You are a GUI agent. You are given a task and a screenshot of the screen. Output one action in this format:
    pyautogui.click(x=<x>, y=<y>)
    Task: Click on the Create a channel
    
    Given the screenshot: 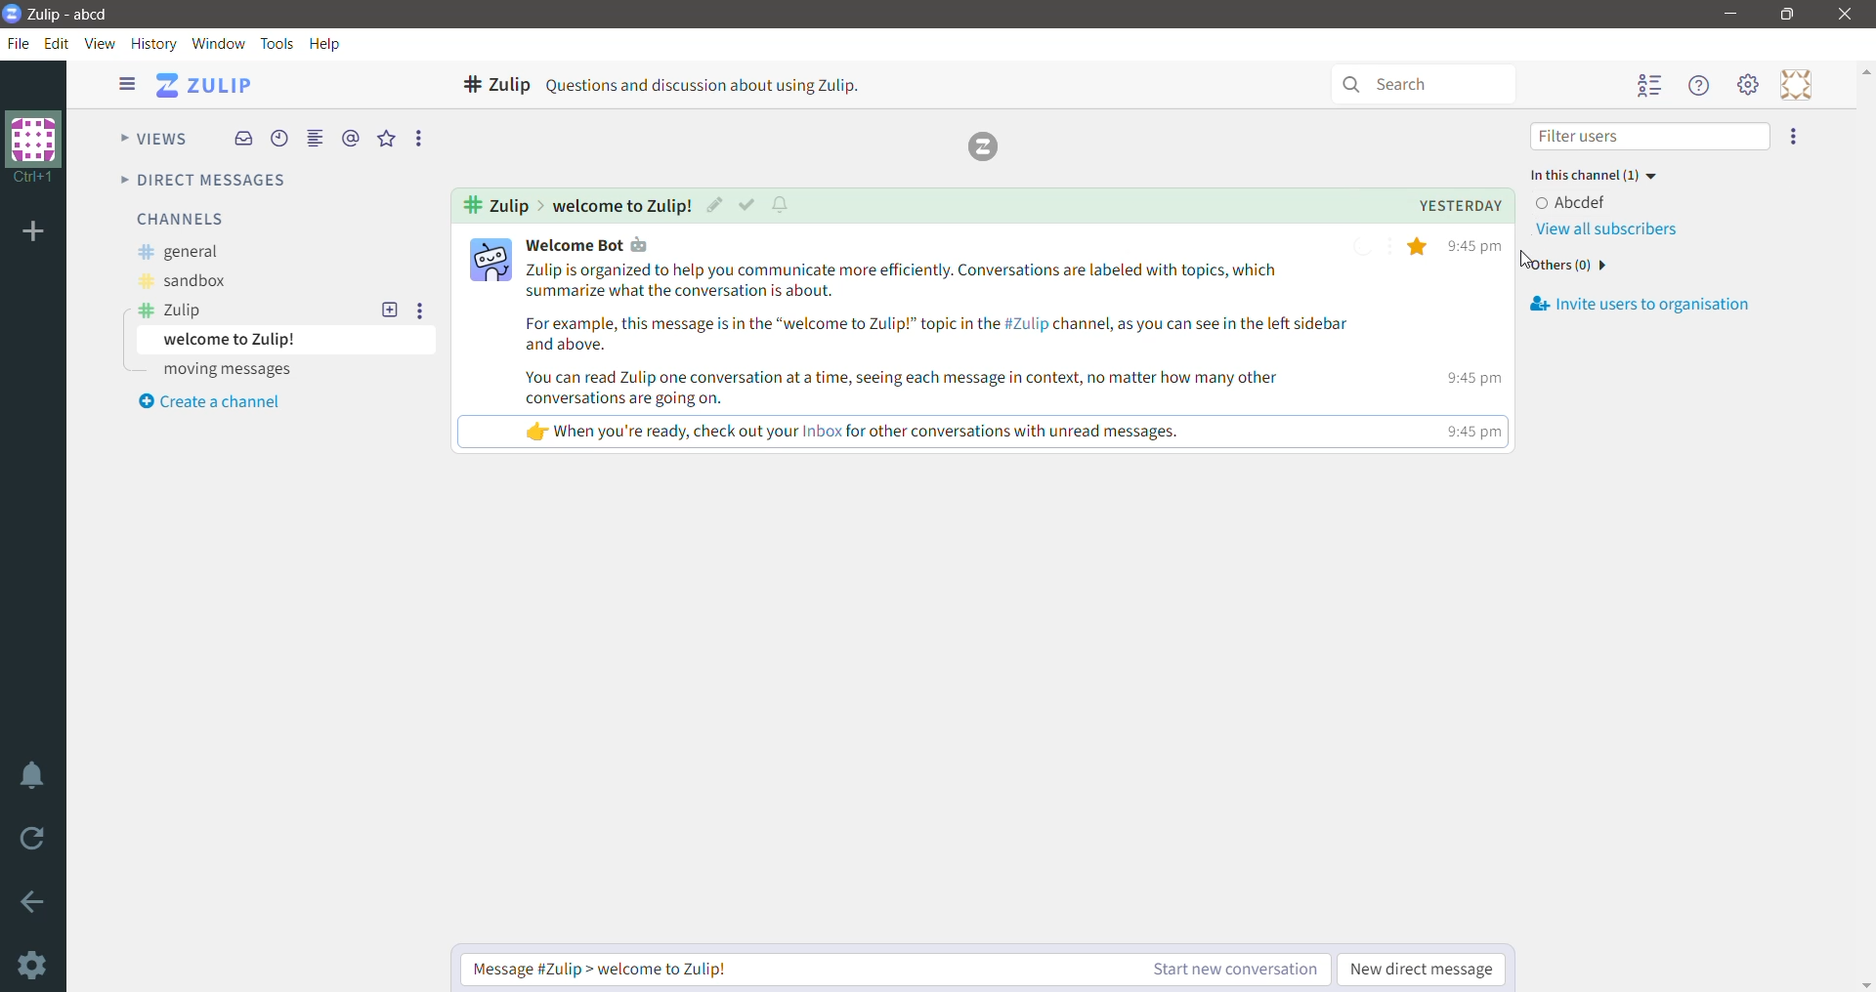 What is the action you would take?
    pyautogui.click(x=210, y=404)
    